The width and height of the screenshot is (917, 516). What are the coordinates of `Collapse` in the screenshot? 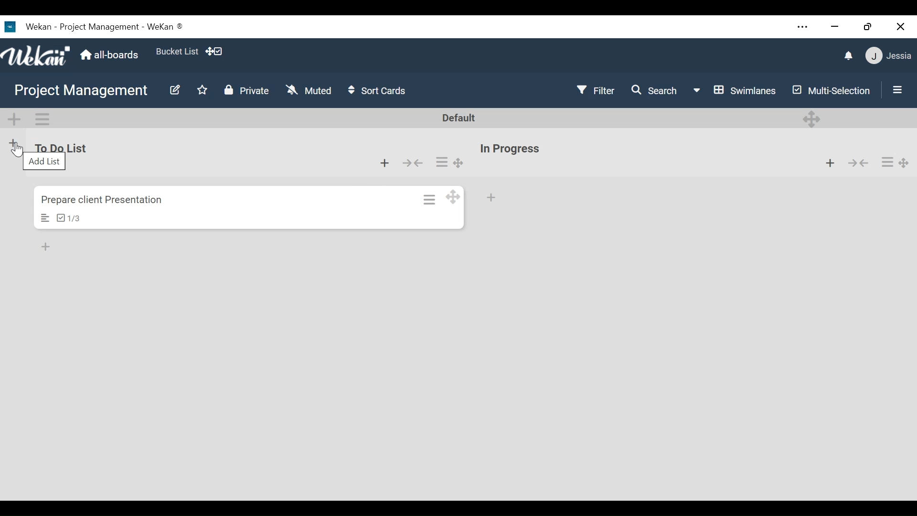 It's located at (411, 162).